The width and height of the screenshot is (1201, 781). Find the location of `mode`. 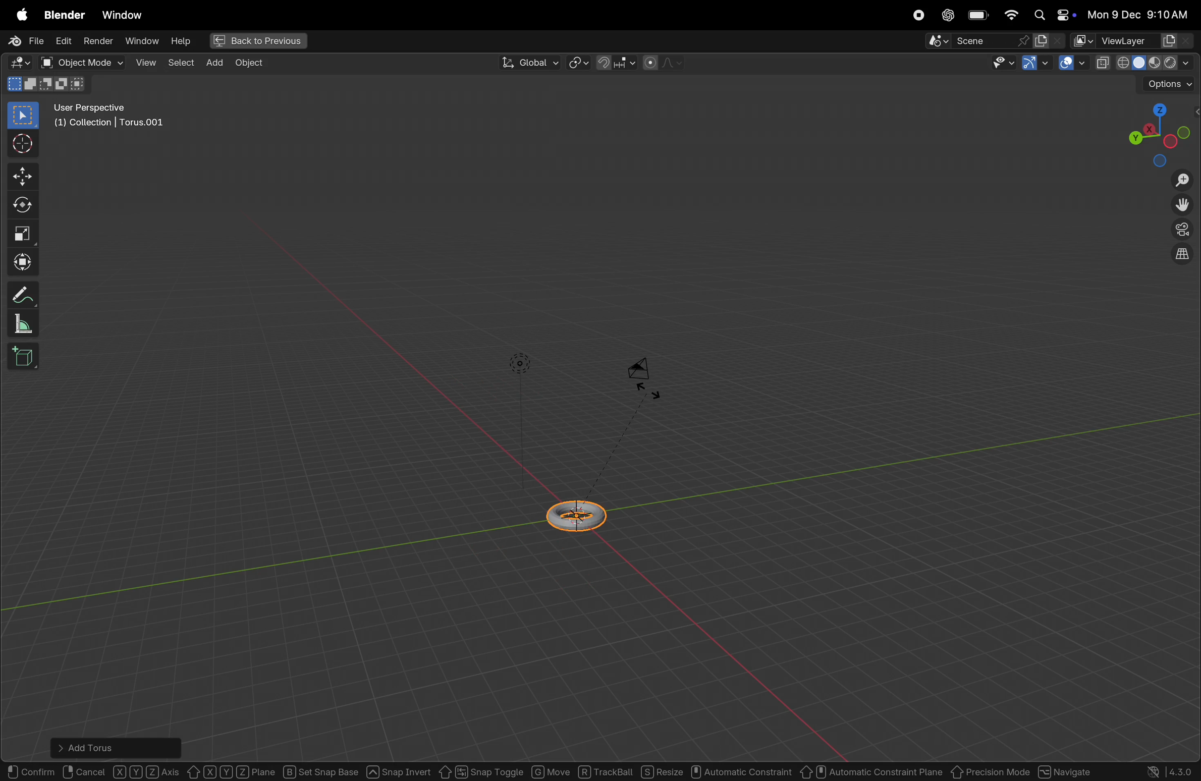

mode is located at coordinates (48, 86).